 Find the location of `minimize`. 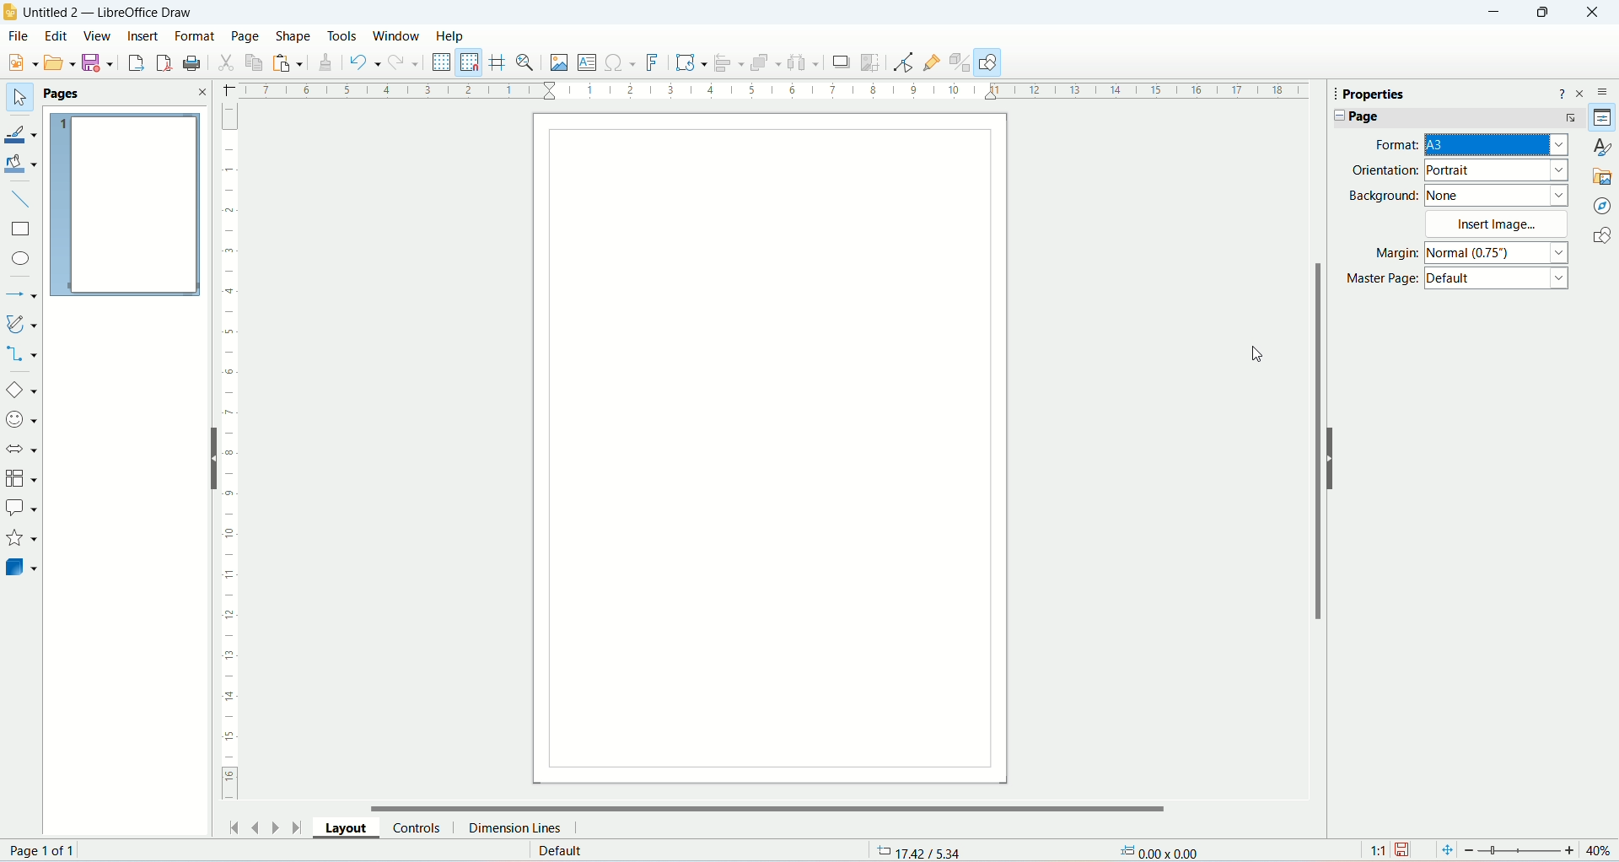

minimize is located at coordinates (1499, 12).